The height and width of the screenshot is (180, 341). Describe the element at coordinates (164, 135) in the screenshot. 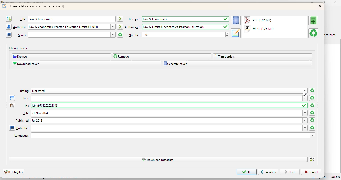

I see `languages: ` at that location.